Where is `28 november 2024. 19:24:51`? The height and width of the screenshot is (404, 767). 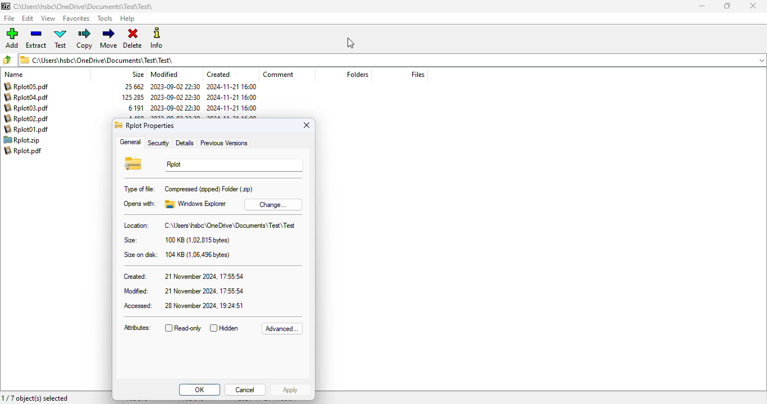 28 november 2024. 19:24:51 is located at coordinates (204, 305).